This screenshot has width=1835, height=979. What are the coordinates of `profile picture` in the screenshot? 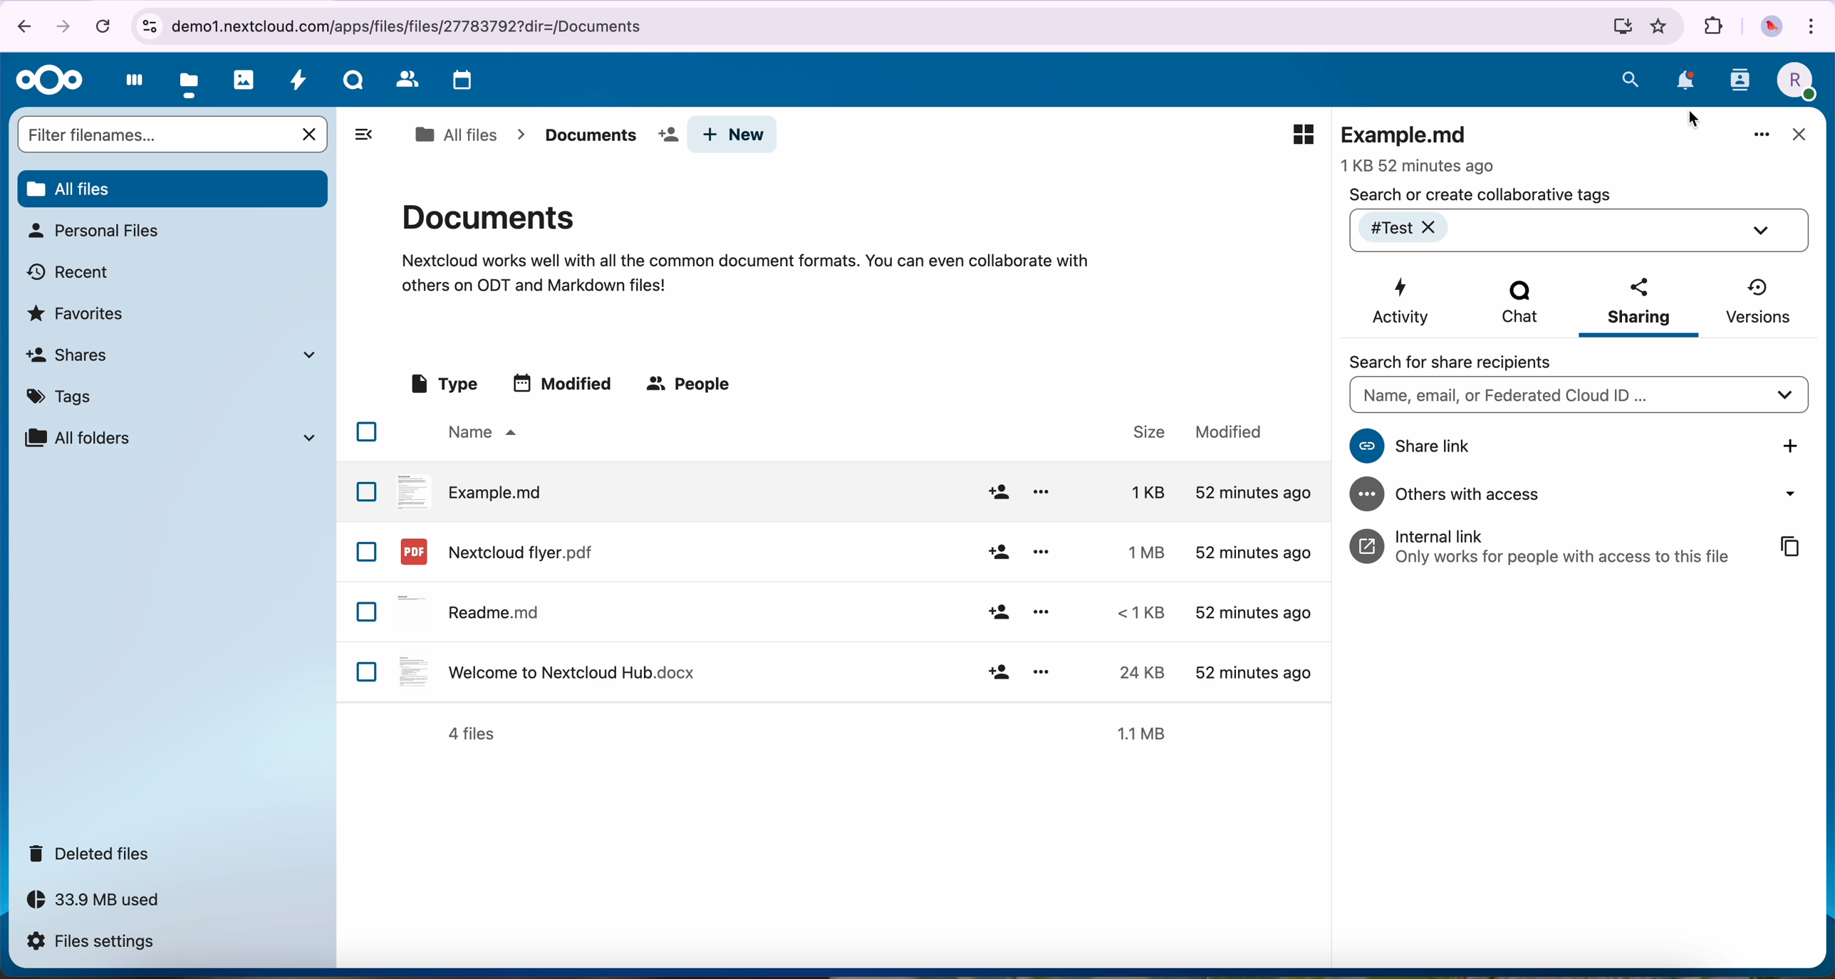 It's located at (1769, 27).